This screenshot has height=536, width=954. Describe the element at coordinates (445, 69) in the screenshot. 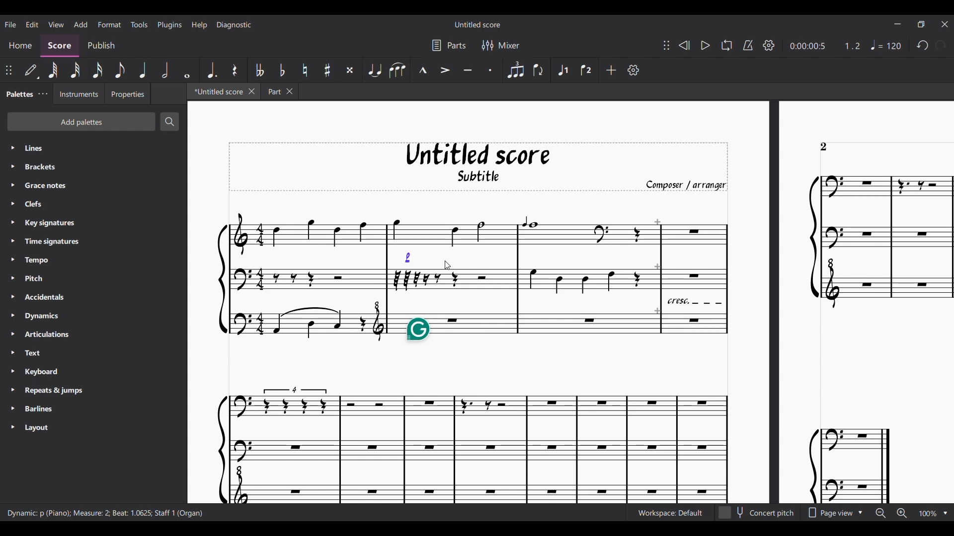

I see `Accent` at that location.